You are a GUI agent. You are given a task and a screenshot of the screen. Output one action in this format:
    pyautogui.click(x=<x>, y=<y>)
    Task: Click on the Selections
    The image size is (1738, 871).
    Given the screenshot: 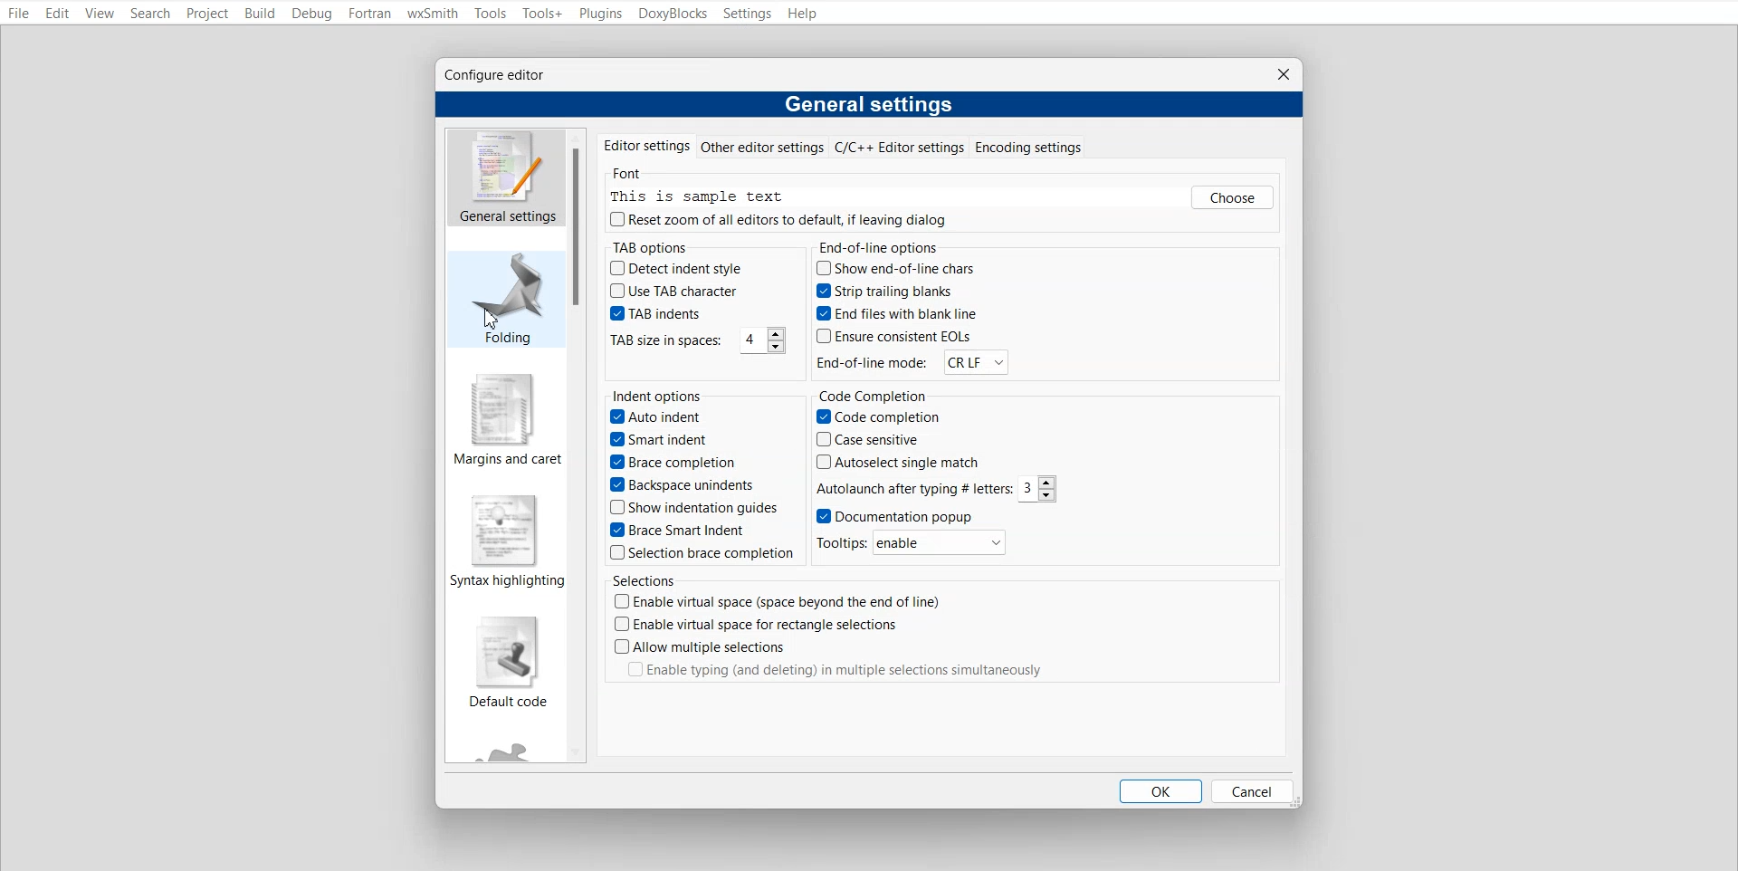 What is the action you would take?
    pyautogui.click(x=642, y=579)
    